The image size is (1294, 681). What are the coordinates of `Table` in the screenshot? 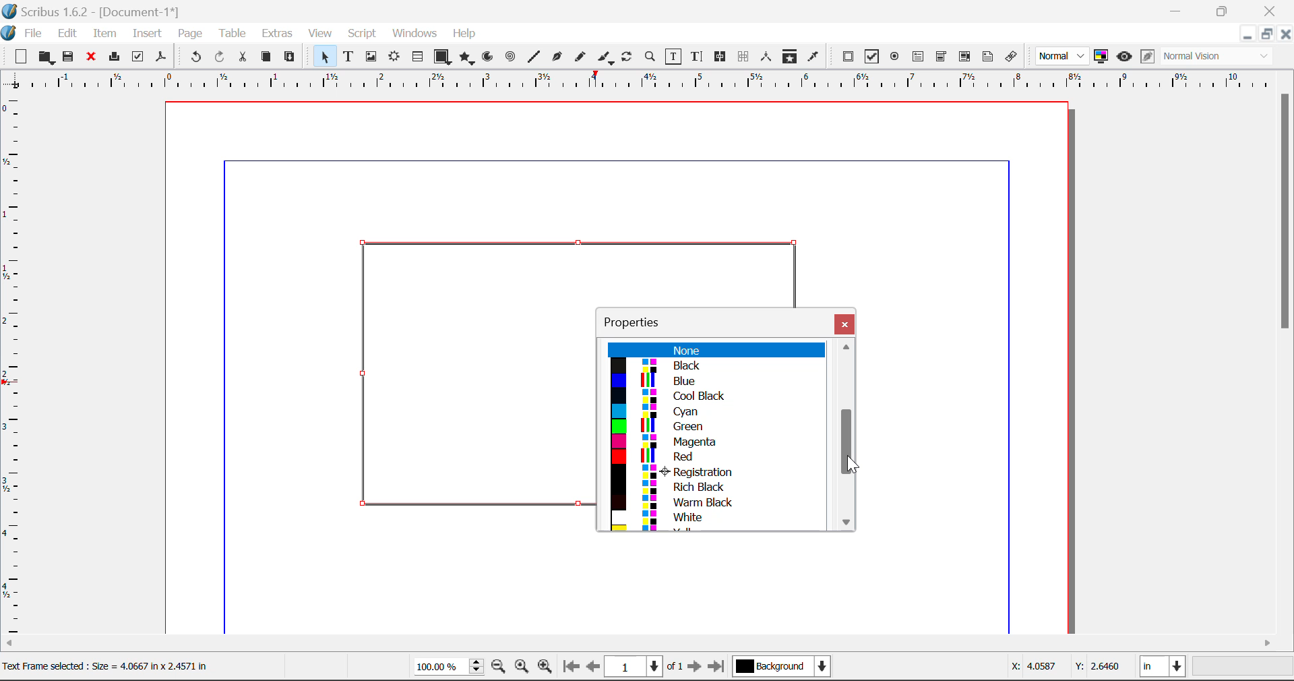 It's located at (232, 32).